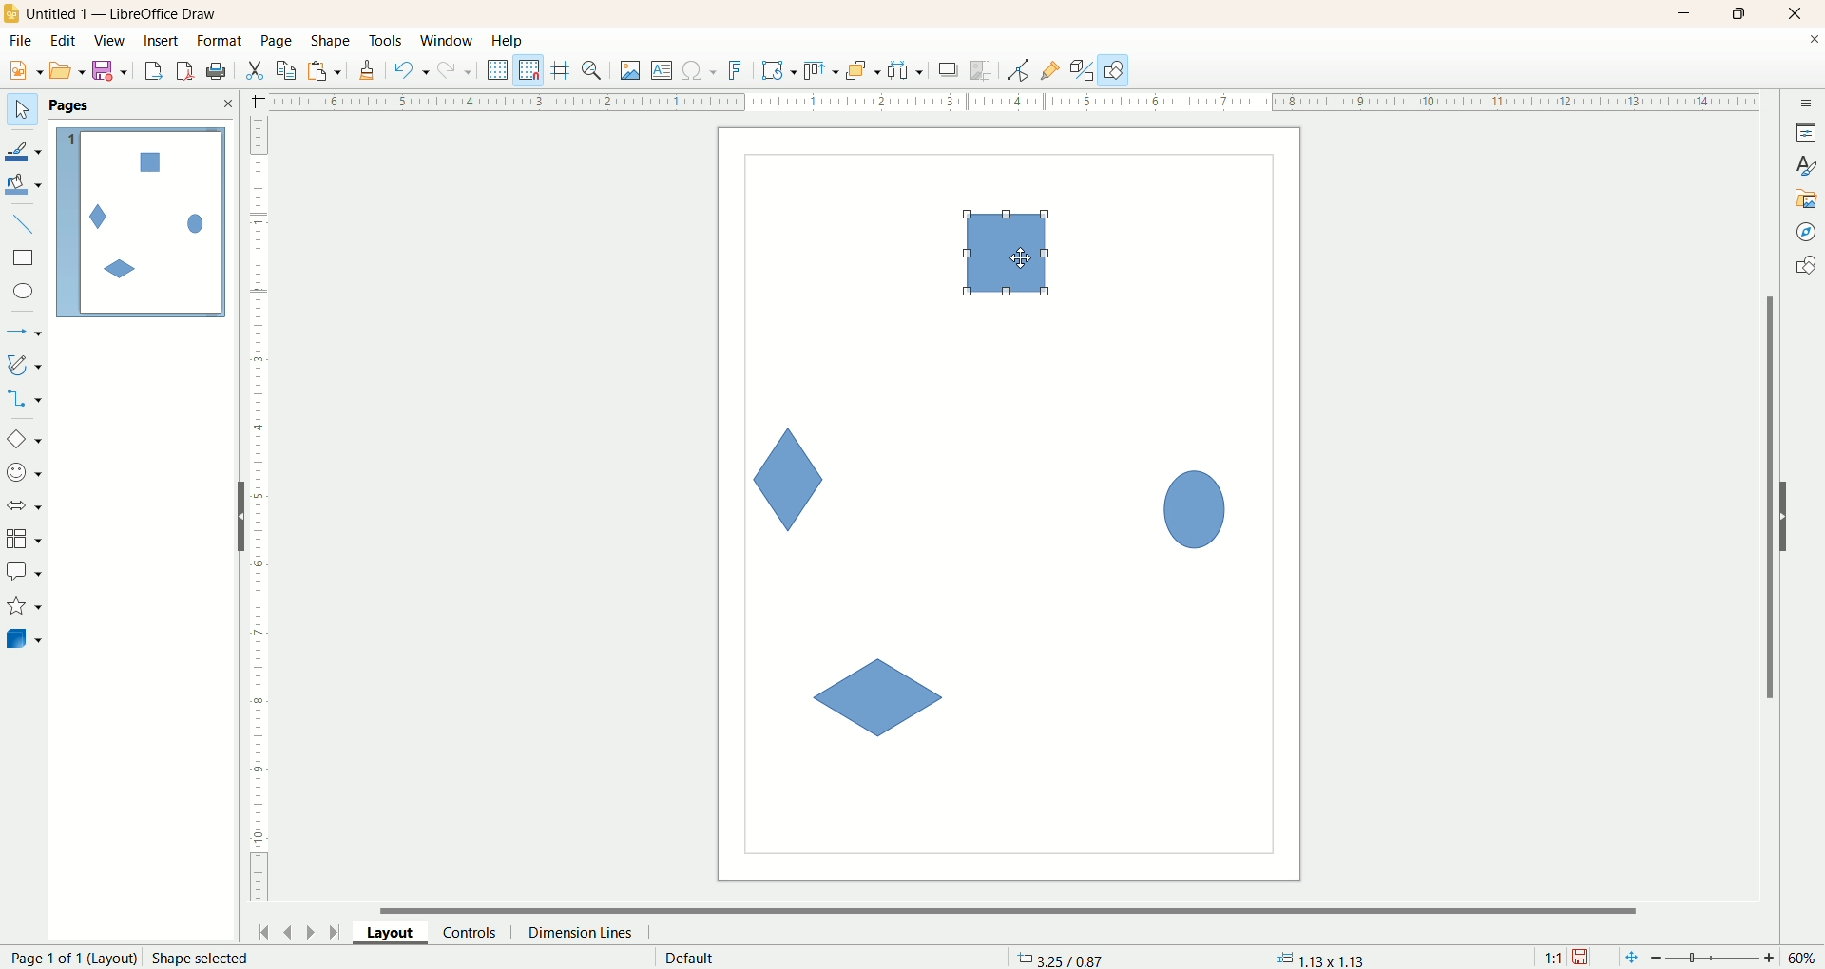 The width and height of the screenshot is (1825, 969). Describe the element at coordinates (1023, 258) in the screenshot. I see `cursor` at that location.